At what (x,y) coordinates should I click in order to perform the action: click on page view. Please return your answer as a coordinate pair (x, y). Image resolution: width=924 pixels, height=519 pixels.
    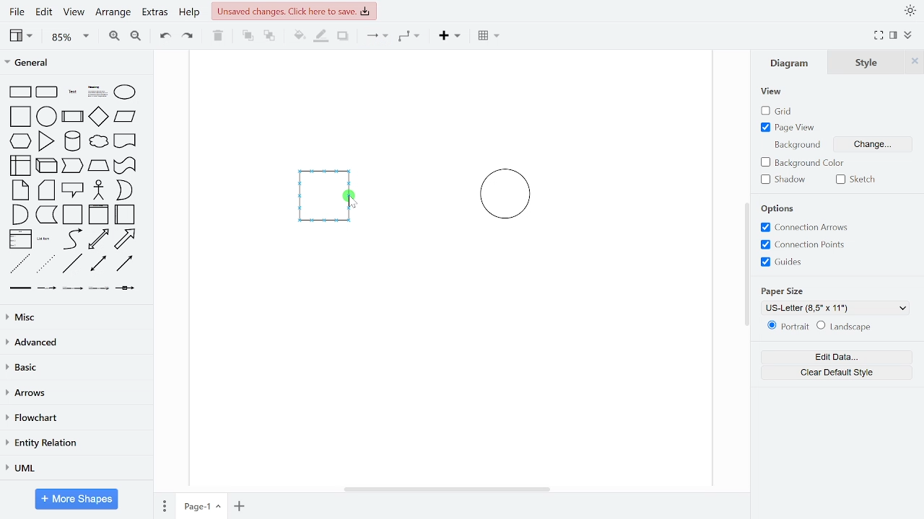
    Looking at the image, I should click on (790, 127).